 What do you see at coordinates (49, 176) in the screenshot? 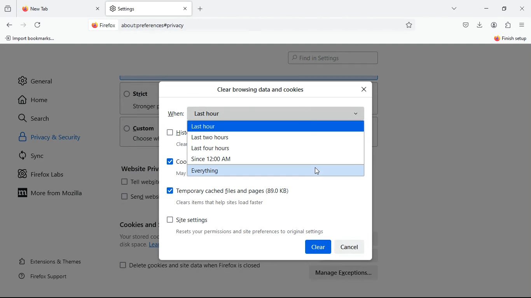
I see `firefox labs` at bounding box center [49, 176].